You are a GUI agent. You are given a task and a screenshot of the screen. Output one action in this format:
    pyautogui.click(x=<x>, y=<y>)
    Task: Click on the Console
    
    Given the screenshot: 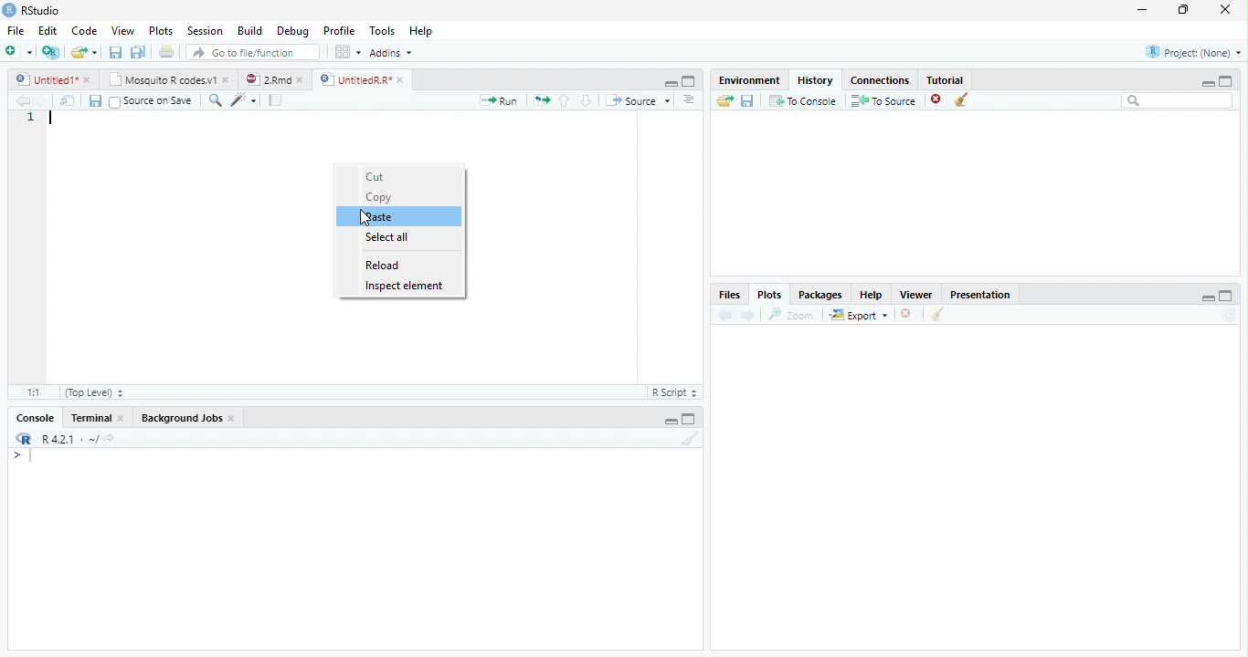 What is the action you would take?
    pyautogui.click(x=35, y=419)
    